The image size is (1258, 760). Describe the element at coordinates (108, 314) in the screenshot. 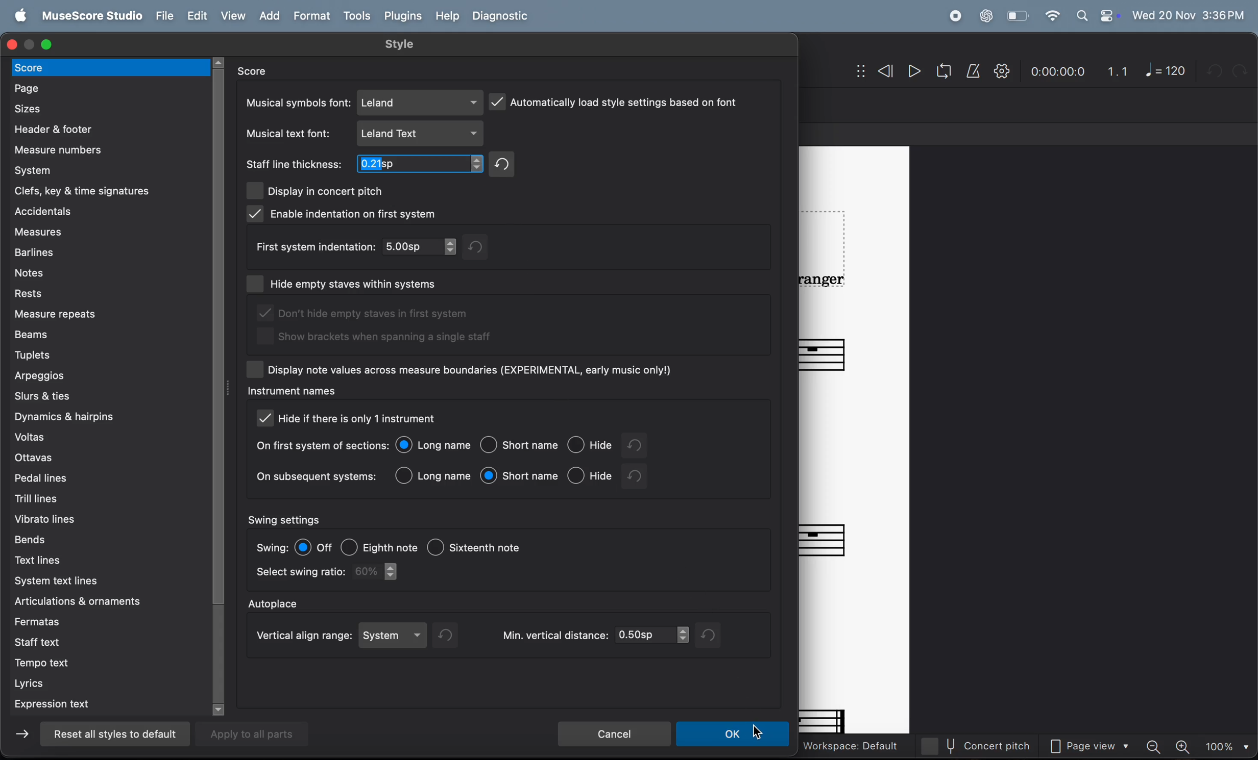

I see `measure repeats` at that location.